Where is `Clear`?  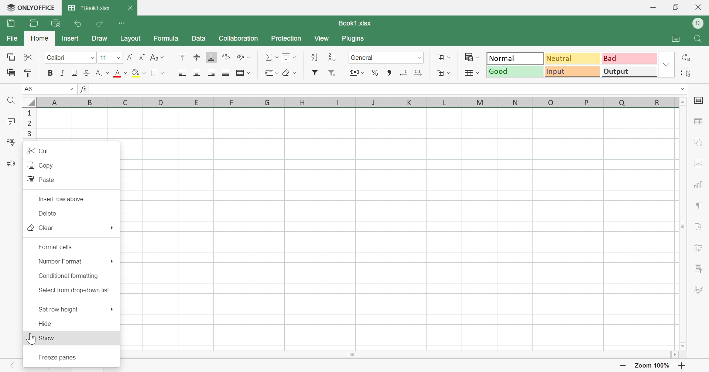
Clear is located at coordinates (291, 73).